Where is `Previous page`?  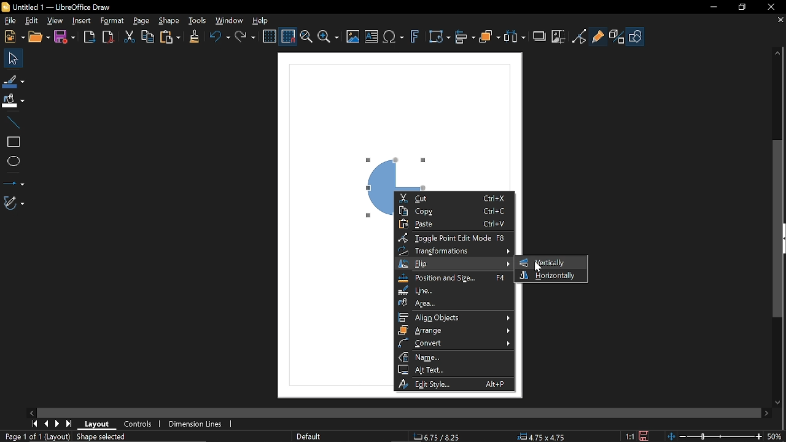 Previous page is located at coordinates (46, 424).